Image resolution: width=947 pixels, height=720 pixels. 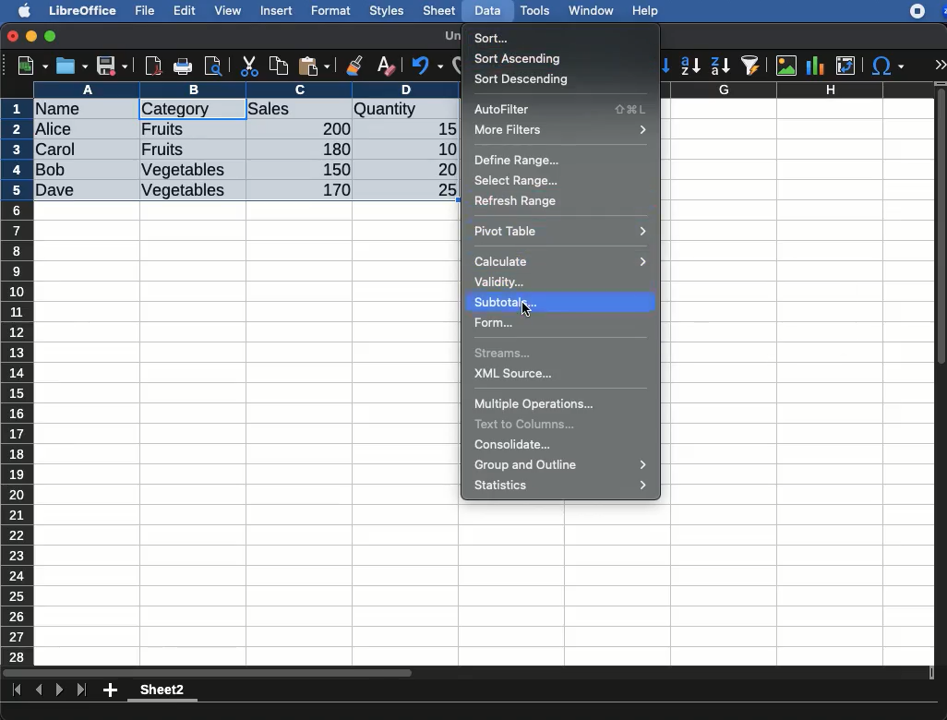 What do you see at coordinates (721, 66) in the screenshot?
I see `descending` at bounding box center [721, 66].